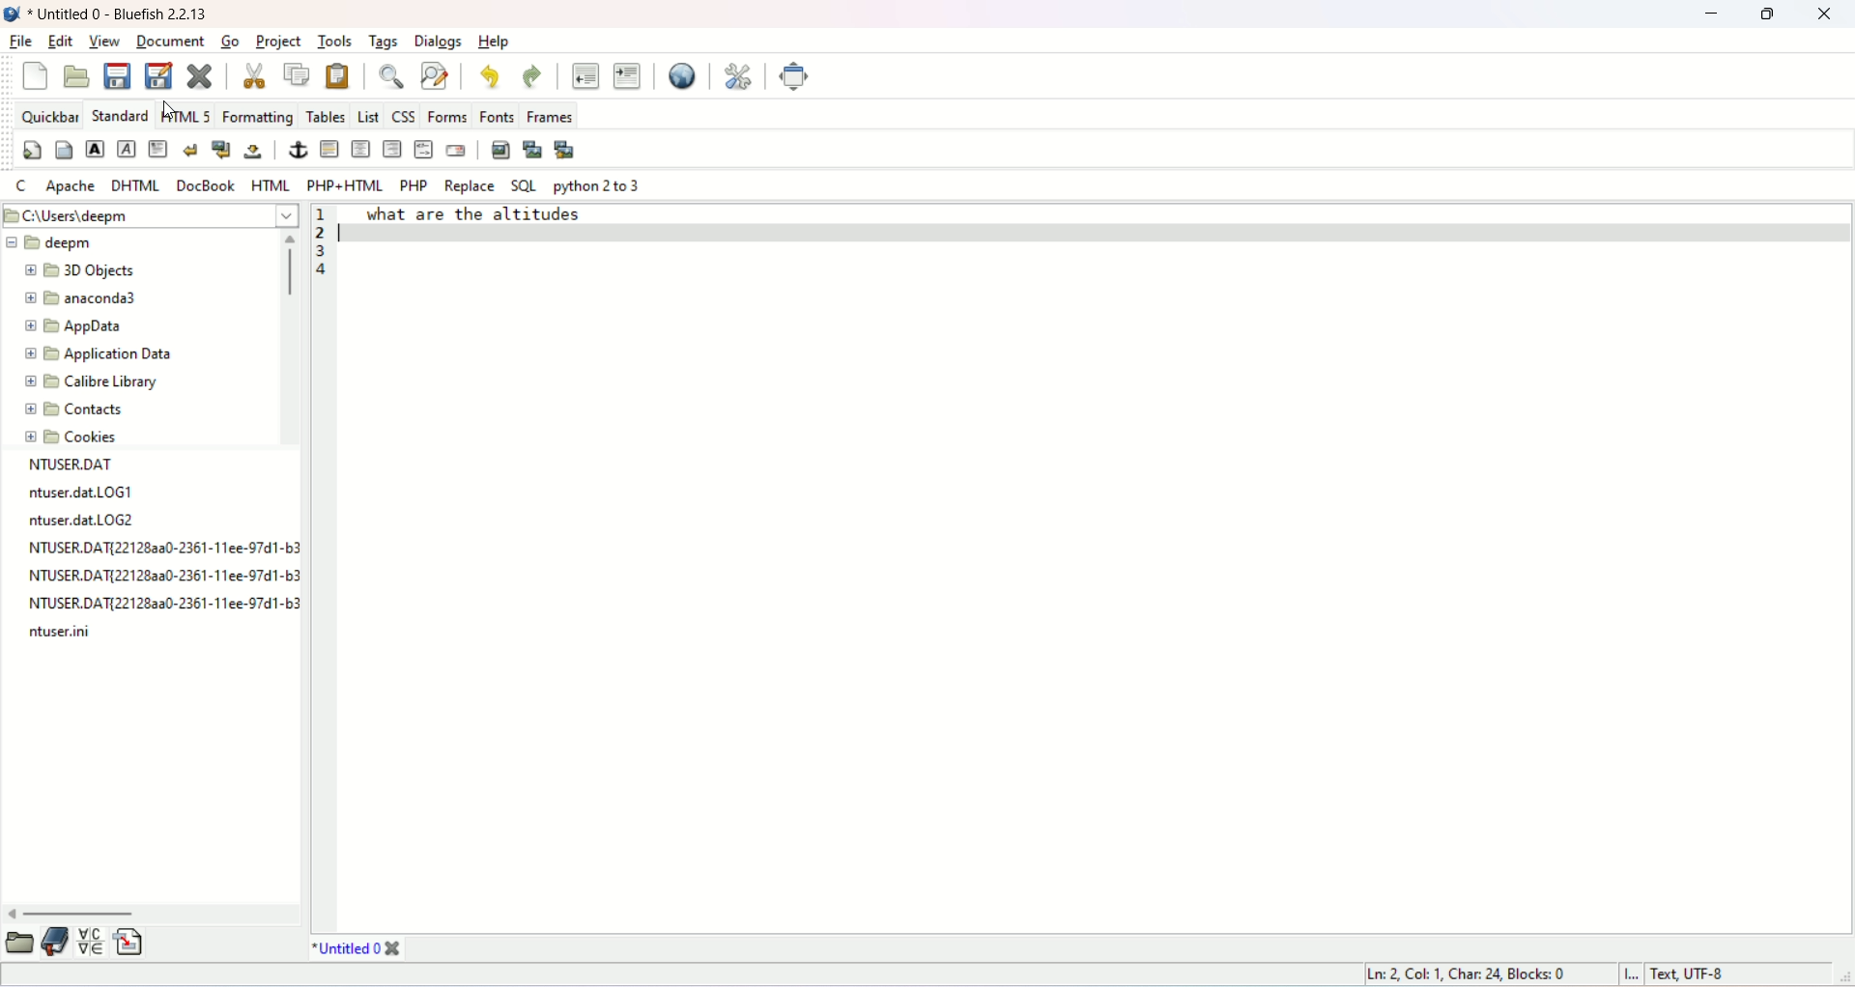  I want to click on close current file, so click(198, 76).